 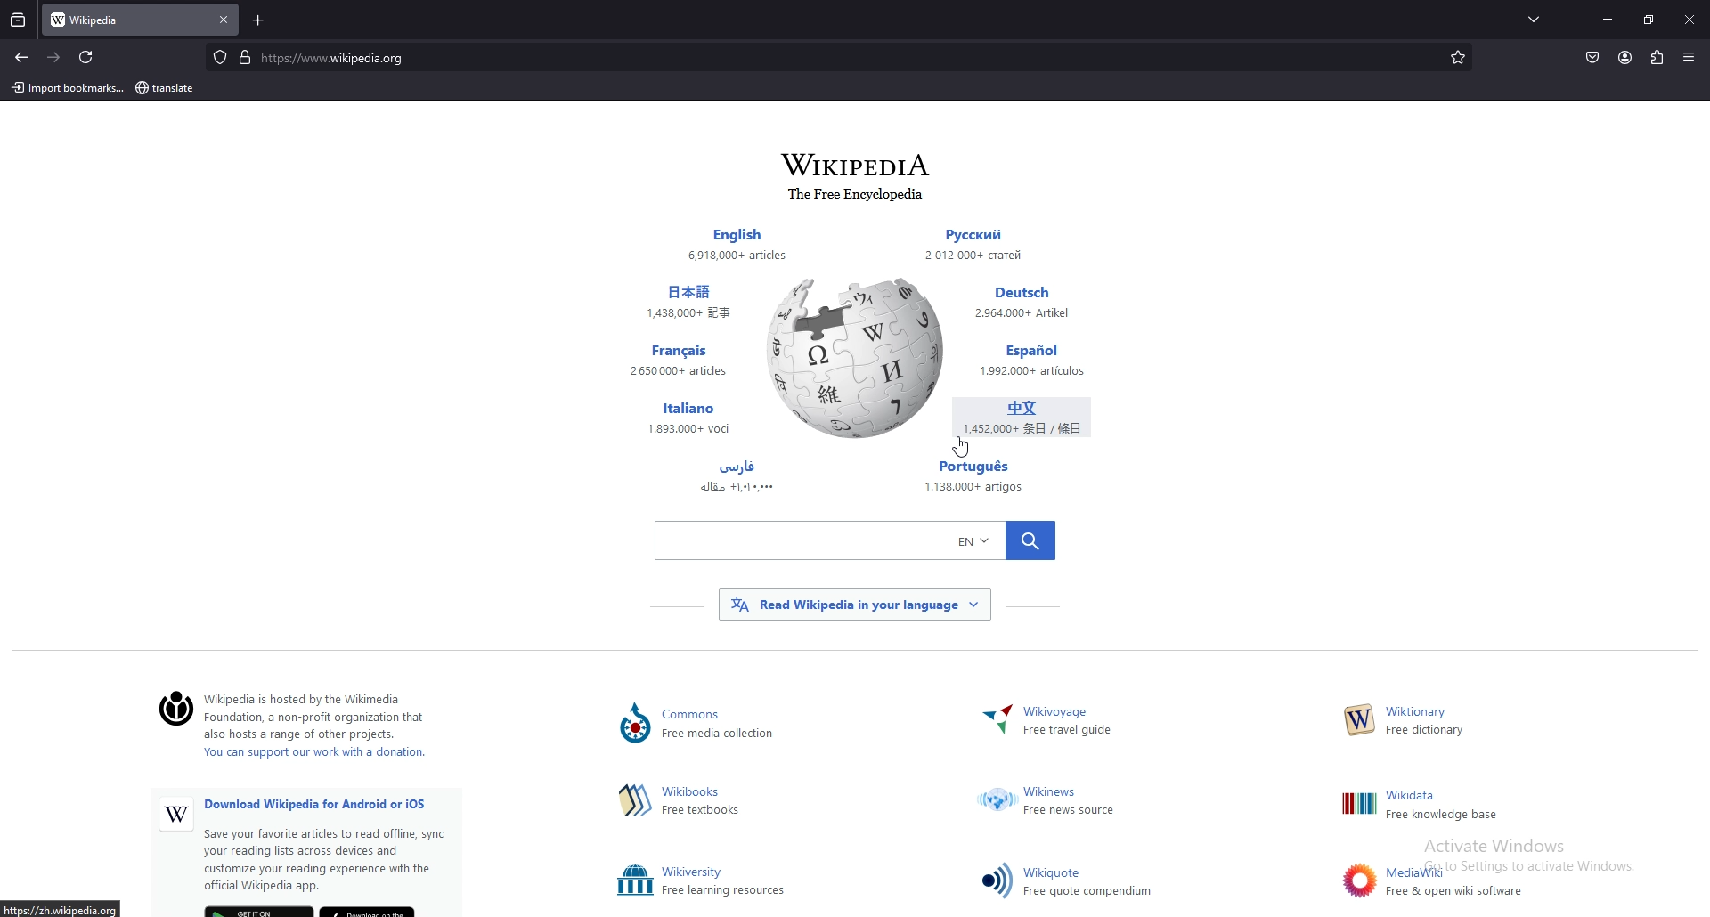 What do you see at coordinates (1607, 19) in the screenshot?
I see `minimize` at bounding box center [1607, 19].